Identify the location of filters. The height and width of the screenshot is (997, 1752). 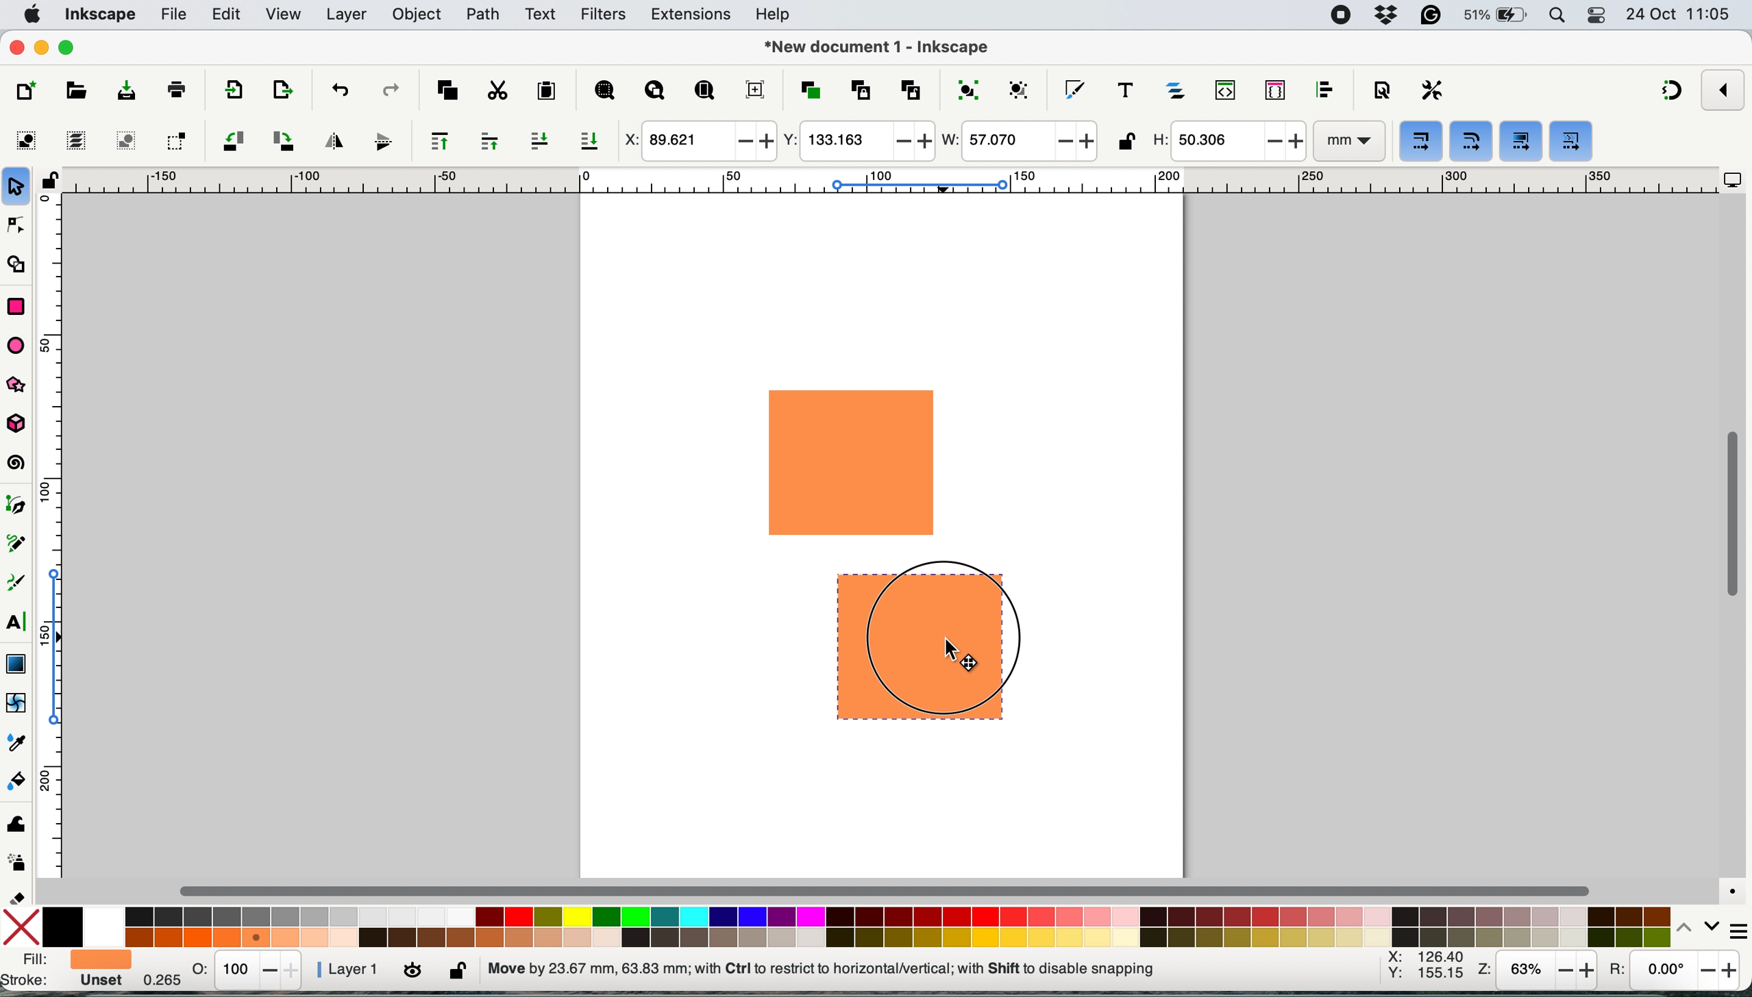
(604, 15).